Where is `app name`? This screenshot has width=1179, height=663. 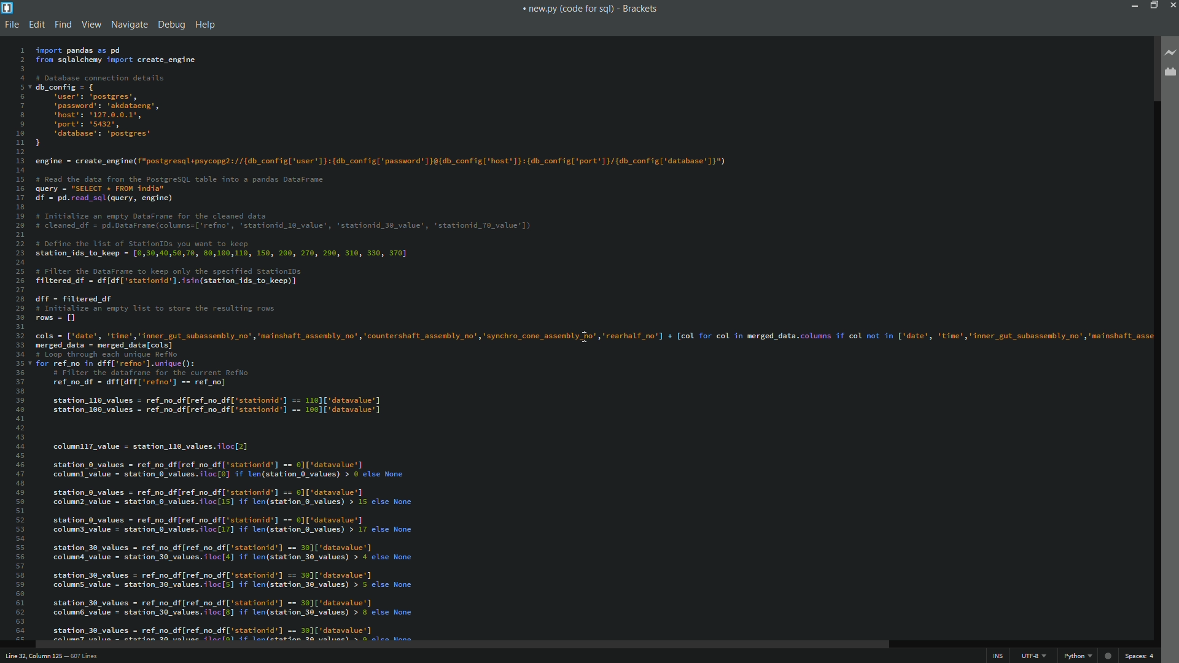 app name is located at coordinates (640, 9).